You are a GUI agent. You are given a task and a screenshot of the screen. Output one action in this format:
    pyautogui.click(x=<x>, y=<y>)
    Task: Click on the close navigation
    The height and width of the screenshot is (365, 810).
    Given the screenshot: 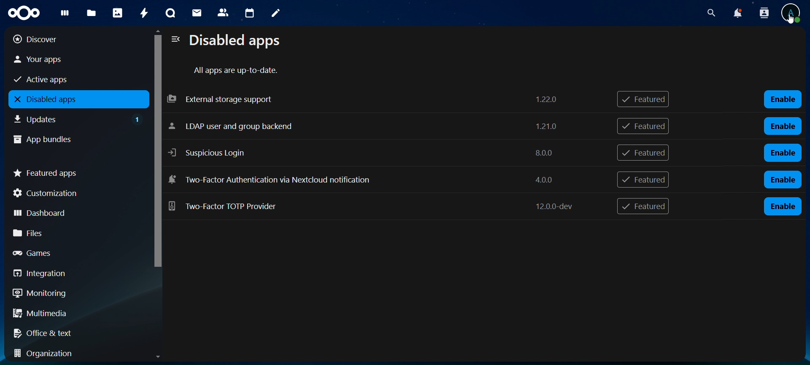 What is the action you would take?
    pyautogui.click(x=175, y=40)
    